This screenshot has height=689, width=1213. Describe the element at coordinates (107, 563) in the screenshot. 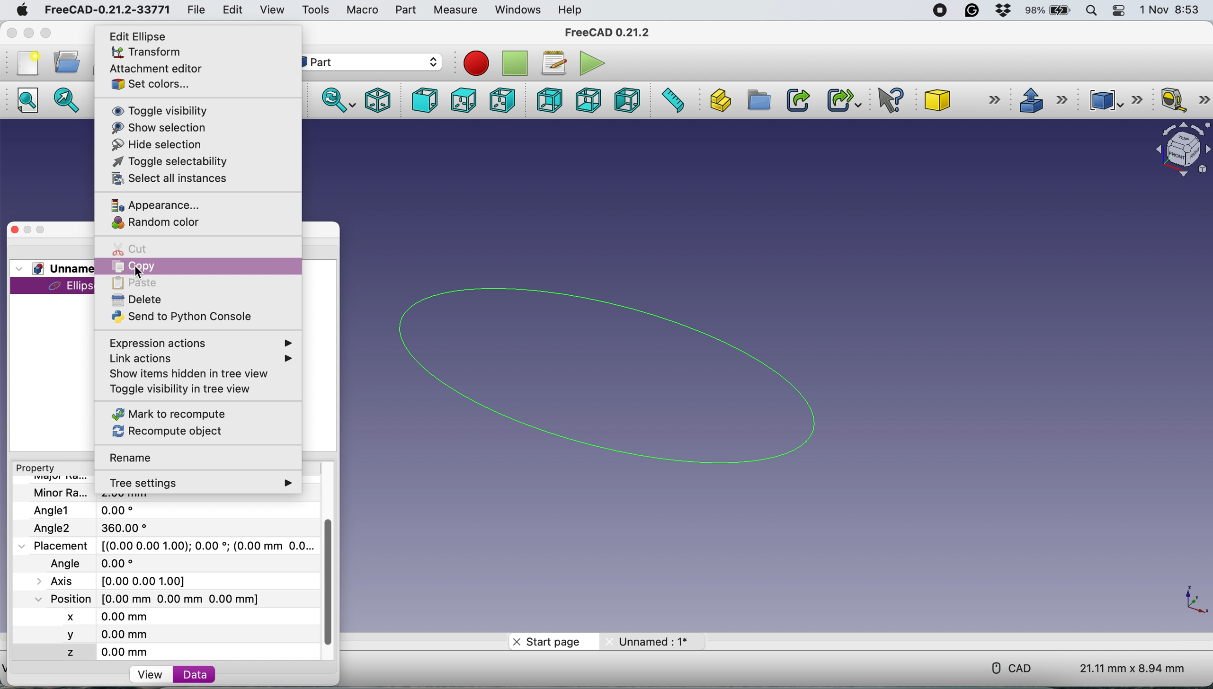

I see `last modified` at that location.